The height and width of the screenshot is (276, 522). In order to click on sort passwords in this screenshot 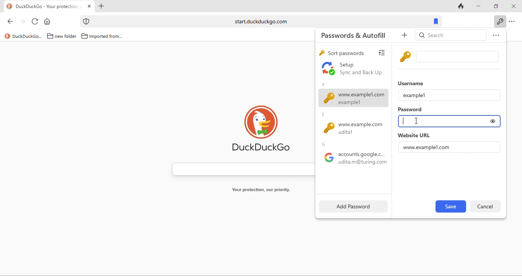, I will do `click(346, 53)`.